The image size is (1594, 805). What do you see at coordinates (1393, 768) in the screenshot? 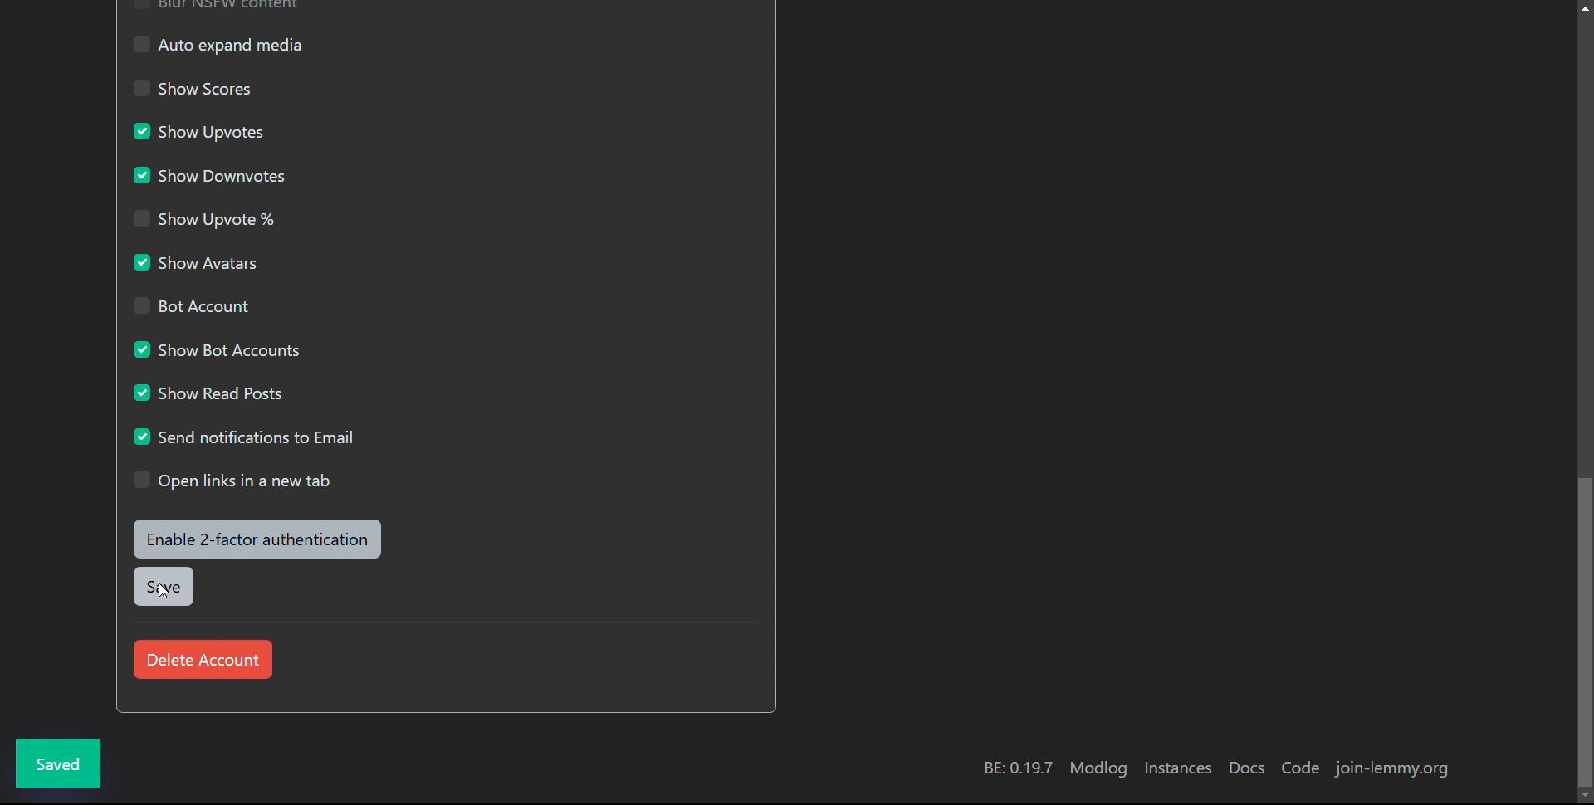
I see `join-lemmy.org` at bounding box center [1393, 768].